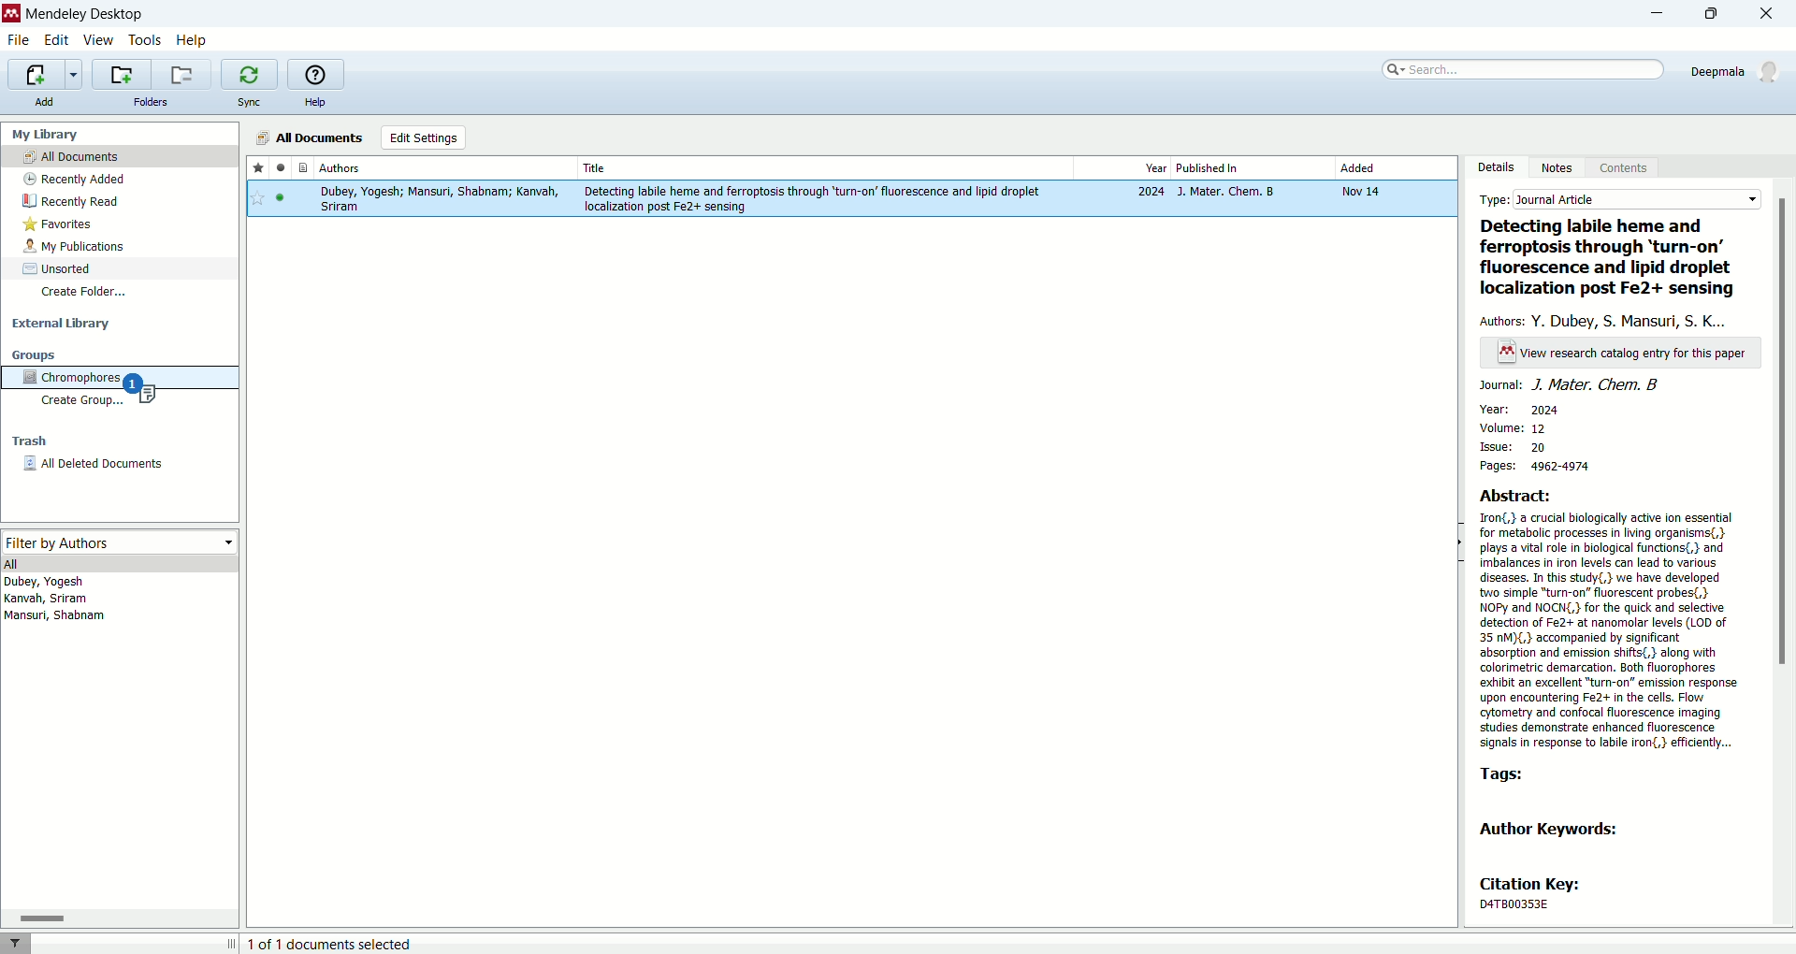  Describe the element at coordinates (76, 179) in the screenshot. I see `recently added` at that location.